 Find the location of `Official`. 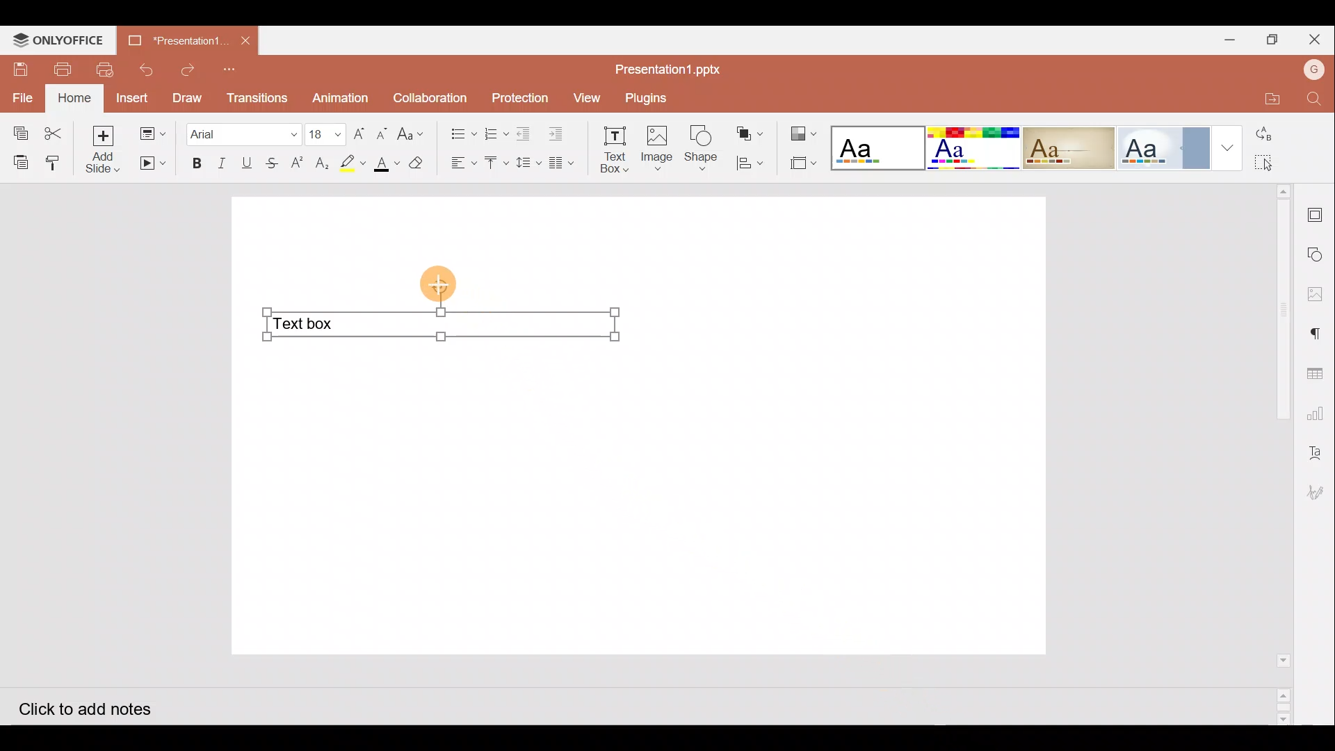

Official is located at coordinates (1163, 146).